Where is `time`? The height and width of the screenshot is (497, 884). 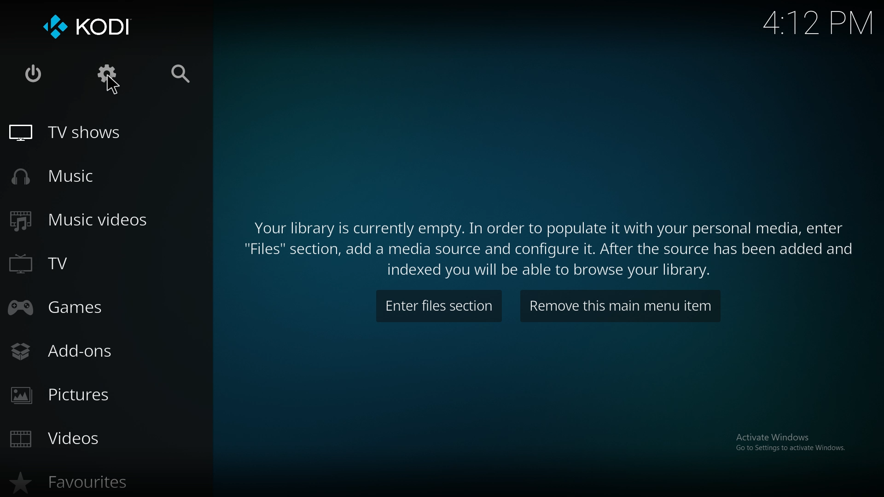
time is located at coordinates (816, 22).